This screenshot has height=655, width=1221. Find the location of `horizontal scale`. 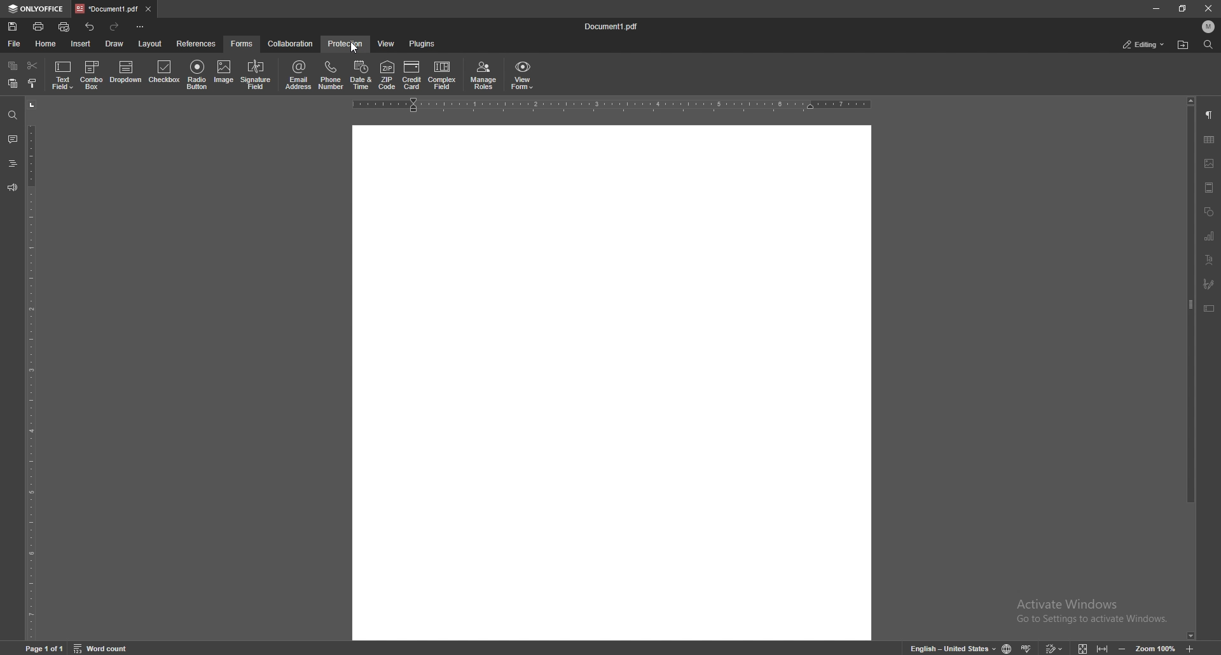

horizontal scale is located at coordinates (612, 106).